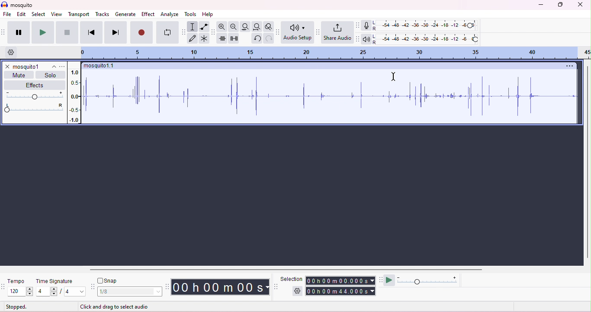  Describe the element at coordinates (107, 280) in the screenshot. I see `snap` at that location.